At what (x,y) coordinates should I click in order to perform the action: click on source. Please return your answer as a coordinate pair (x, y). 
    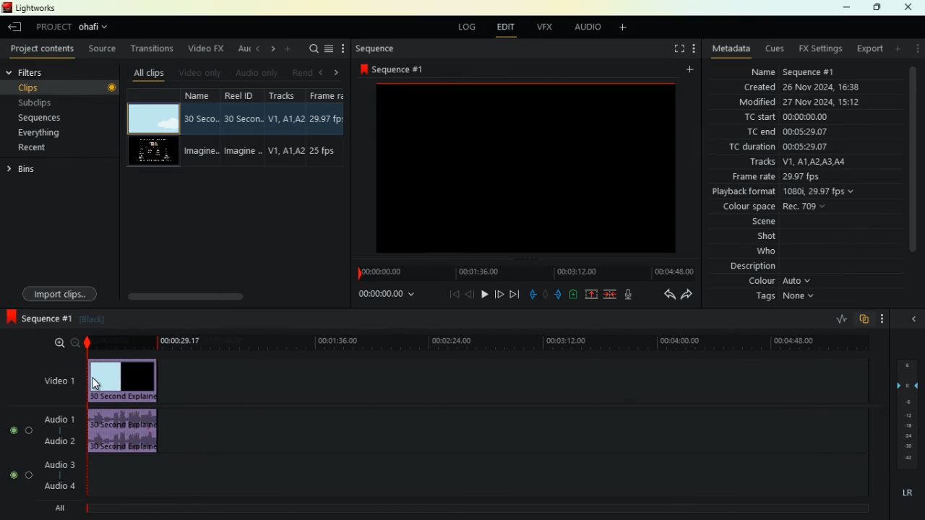
    Looking at the image, I should click on (104, 51).